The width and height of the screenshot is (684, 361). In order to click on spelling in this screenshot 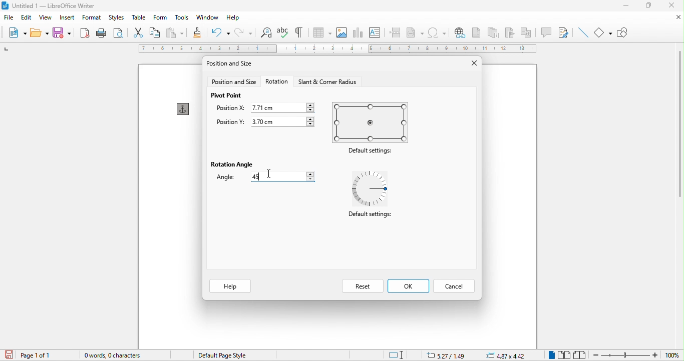, I will do `click(282, 32)`.